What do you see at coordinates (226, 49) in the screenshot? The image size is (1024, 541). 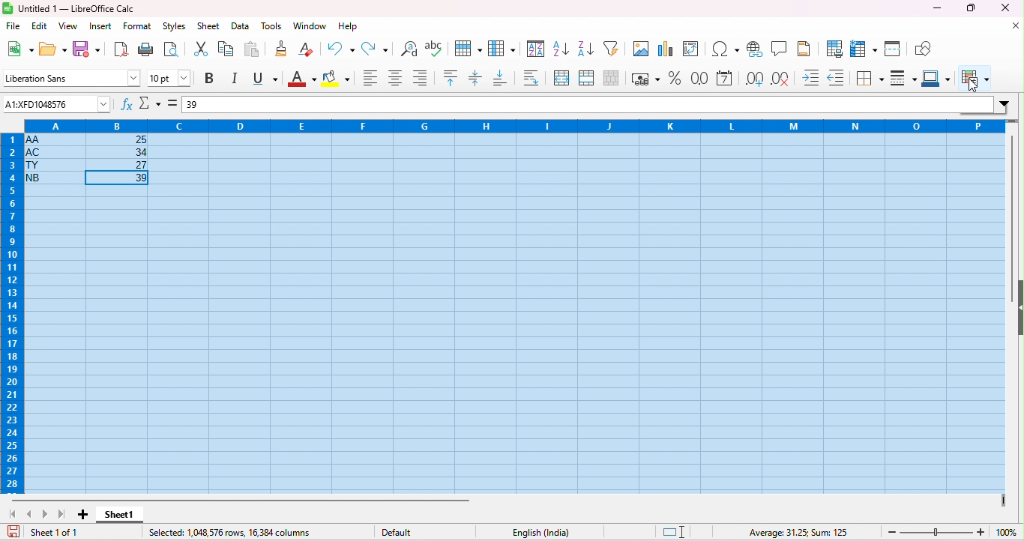 I see `copy` at bounding box center [226, 49].